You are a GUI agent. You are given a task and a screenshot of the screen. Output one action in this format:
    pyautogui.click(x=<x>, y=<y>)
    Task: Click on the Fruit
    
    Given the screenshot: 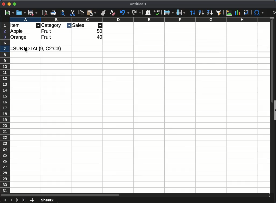 What is the action you would take?
    pyautogui.click(x=46, y=37)
    